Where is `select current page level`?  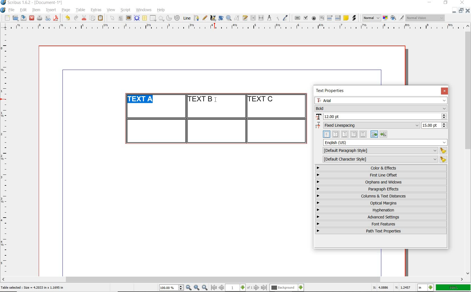
select current page level is located at coordinates (239, 288).